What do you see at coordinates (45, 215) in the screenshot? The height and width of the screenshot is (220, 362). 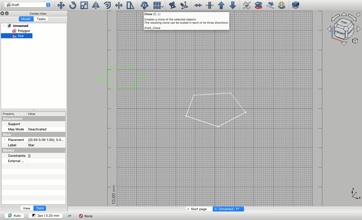 I see `Change default style for new objects` at bounding box center [45, 215].